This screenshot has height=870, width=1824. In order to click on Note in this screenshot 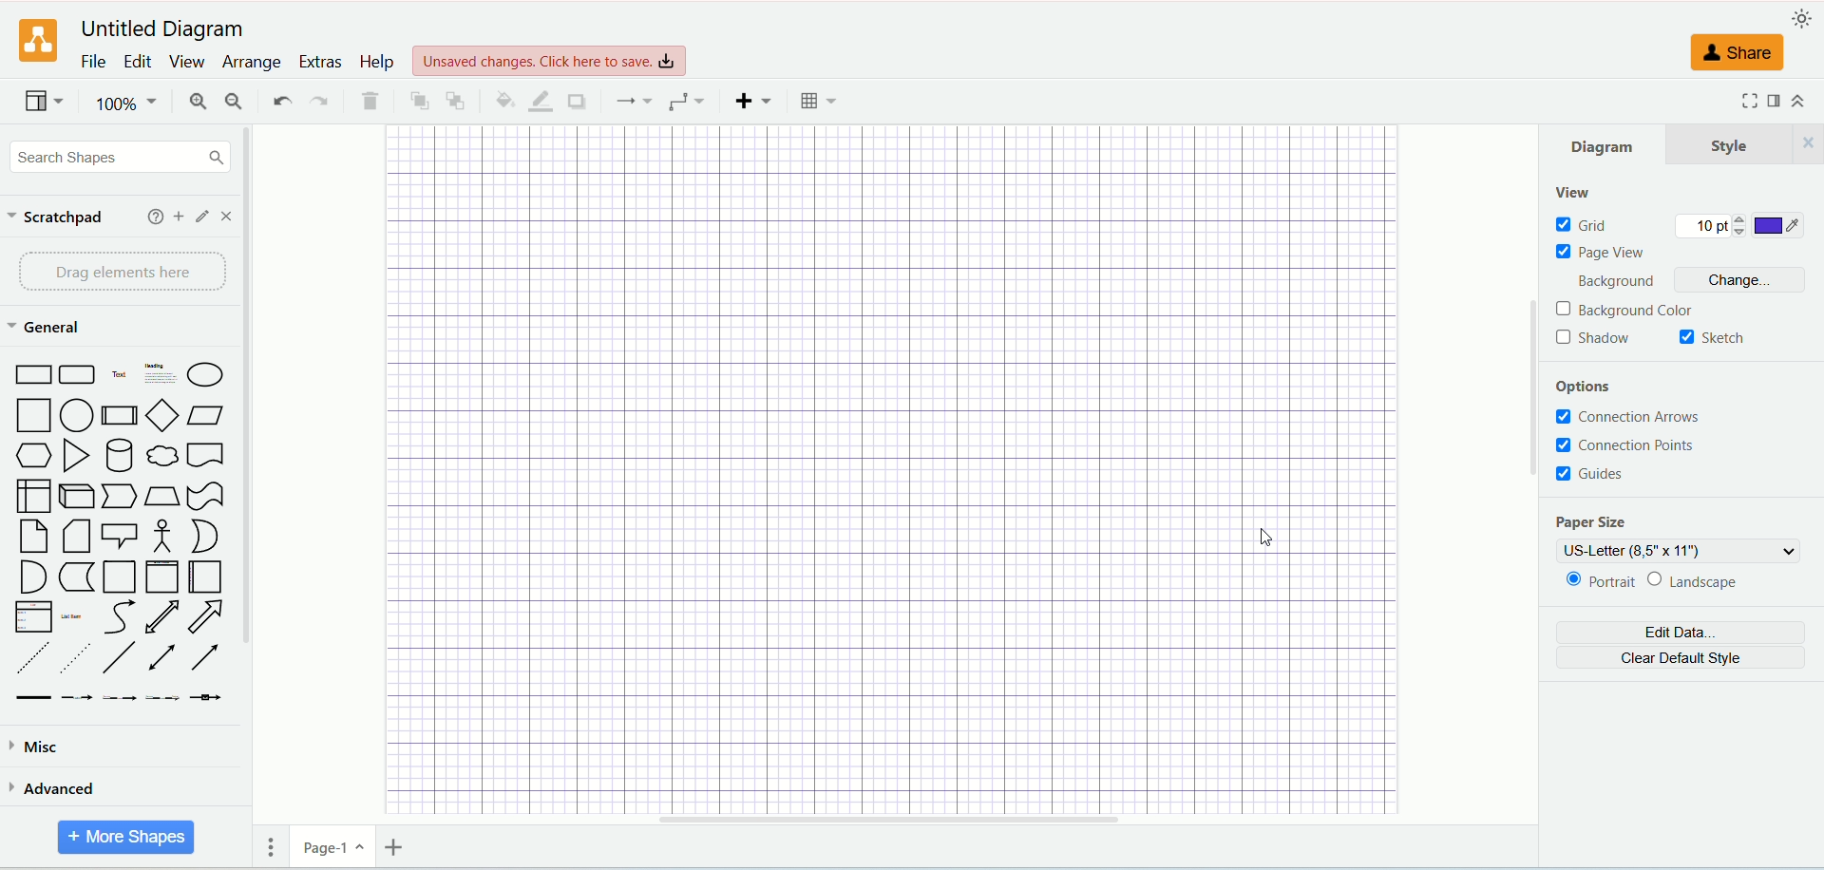, I will do `click(78, 538)`.